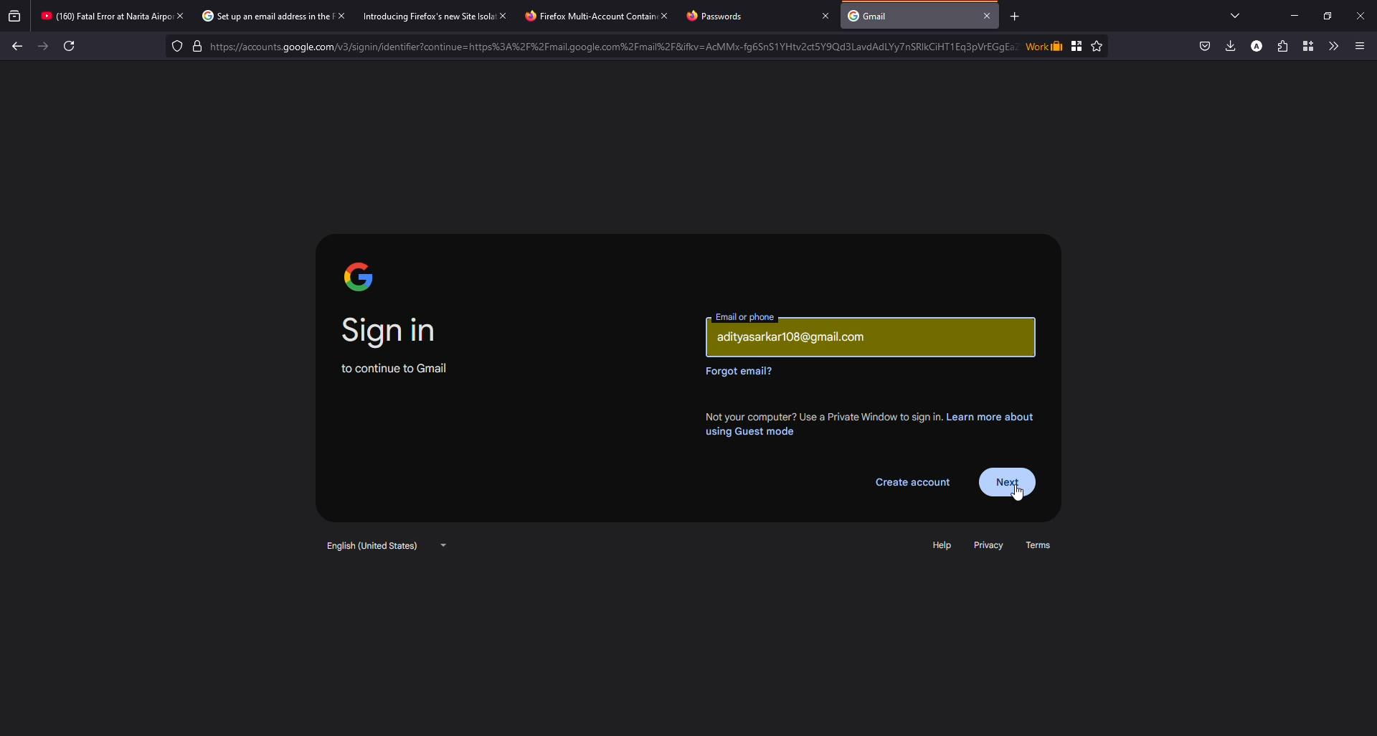 This screenshot has width=1377, height=736. What do you see at coordinates (504, 15) in the screenshot?
I see `close` at bounding box center [504, 15].